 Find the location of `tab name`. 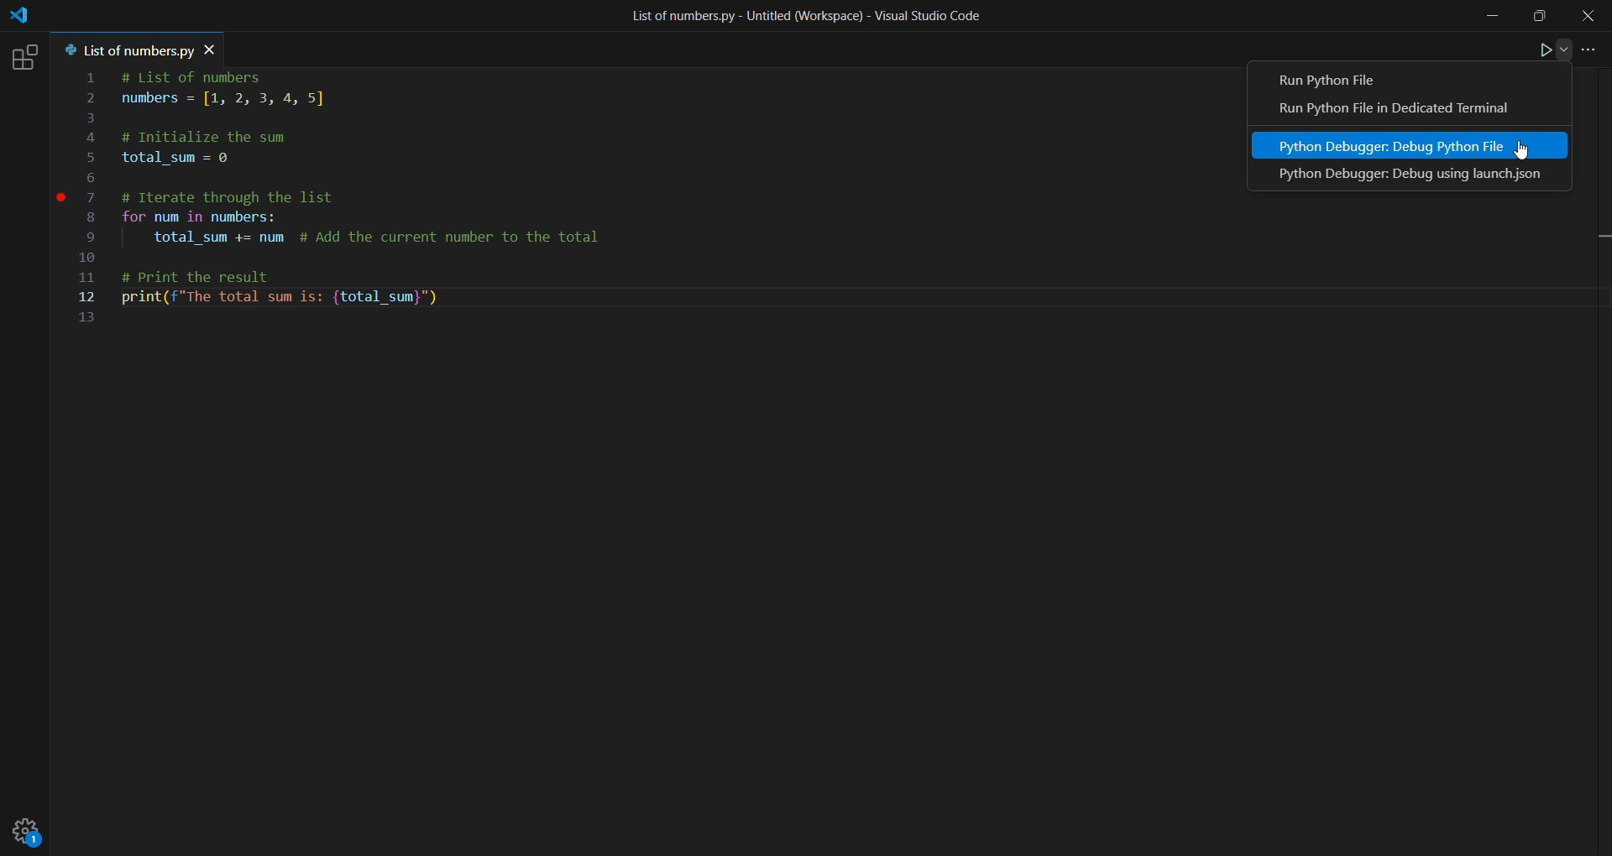

tab name is located at coordinates (124, 50).